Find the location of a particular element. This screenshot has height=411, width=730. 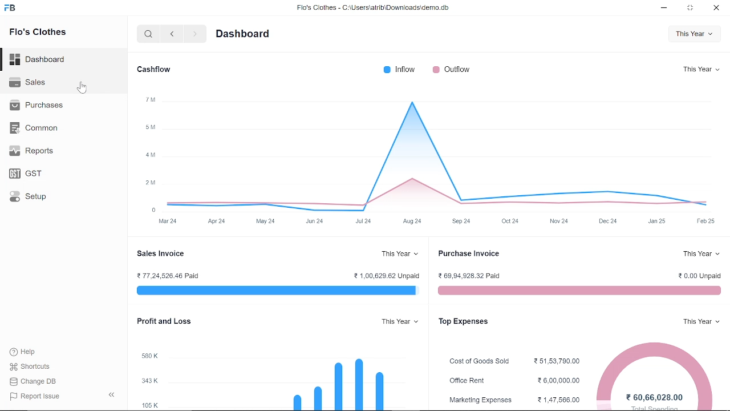

This year is located at coordinates (701, 69).